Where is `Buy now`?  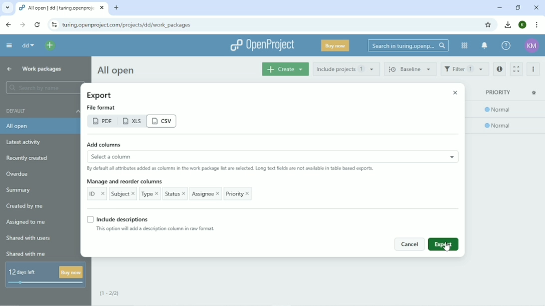 Buy now is located at coordinates (336, 45).